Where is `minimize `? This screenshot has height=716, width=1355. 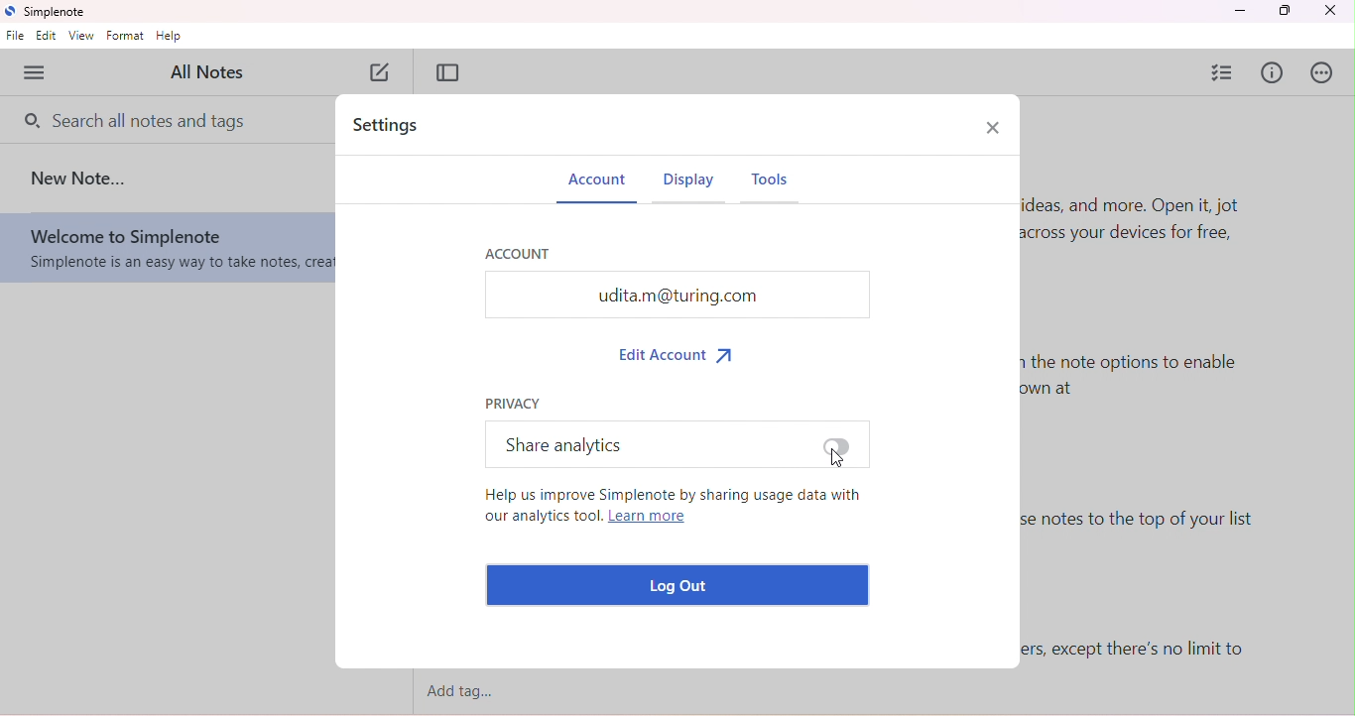 minimize  is located at coordinates (1239, 11).